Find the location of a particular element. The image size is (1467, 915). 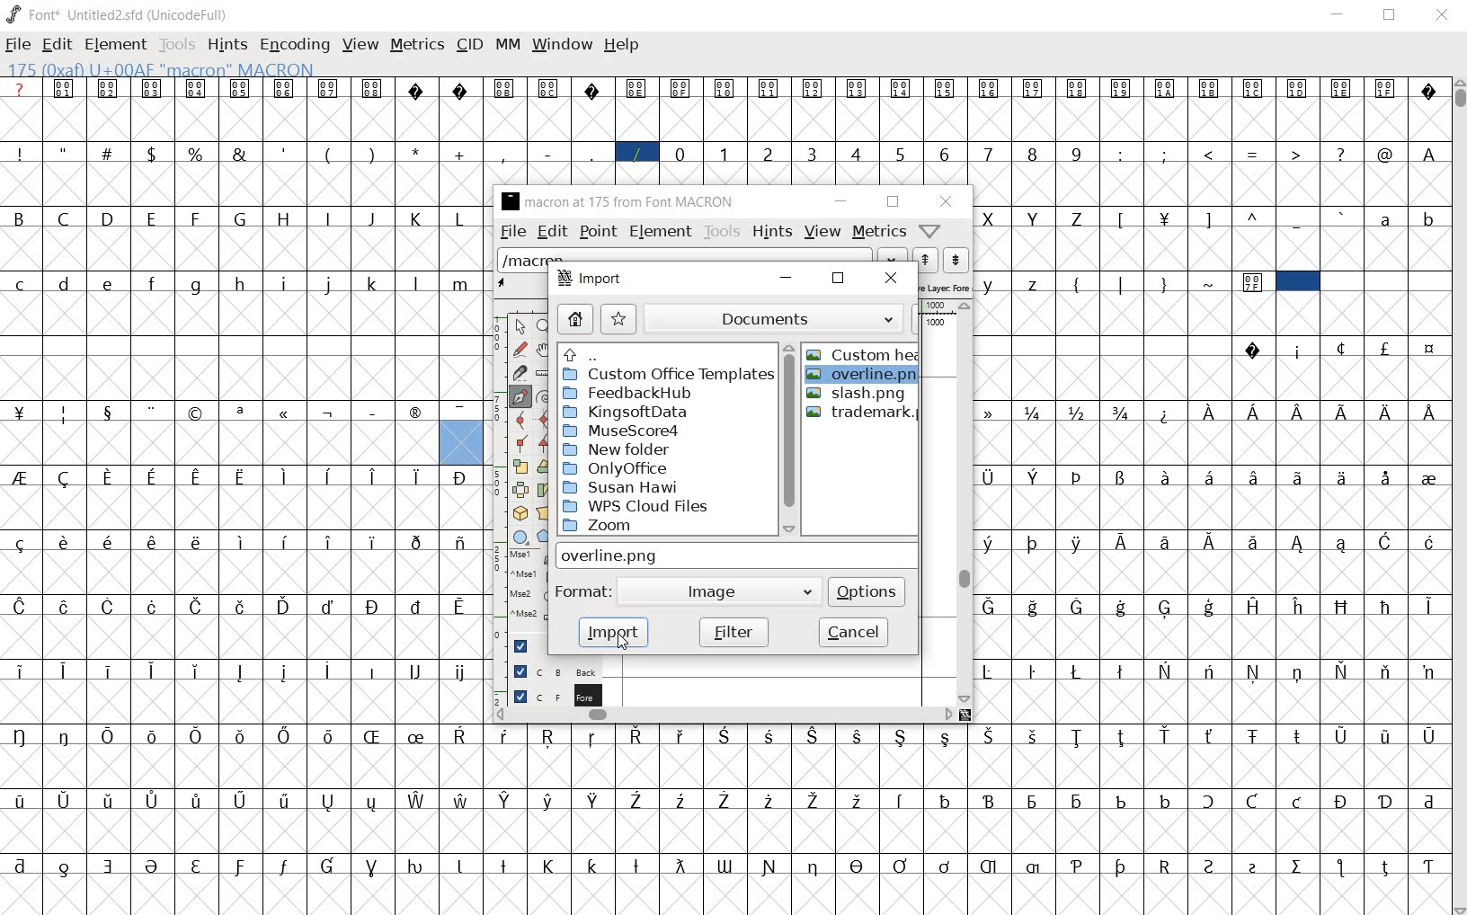

Symbol is located at coordinates (1255, 672).